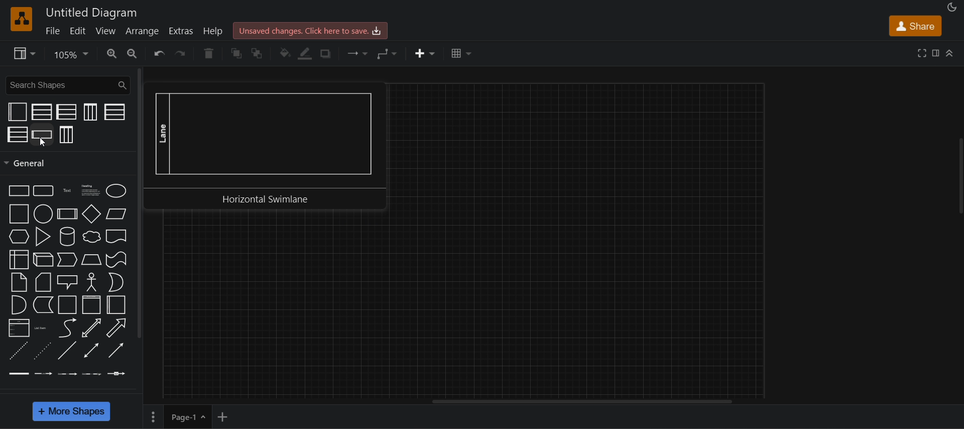 This screenshot has height=429, width=964. I want to click on ellipse, so click(116, 190).